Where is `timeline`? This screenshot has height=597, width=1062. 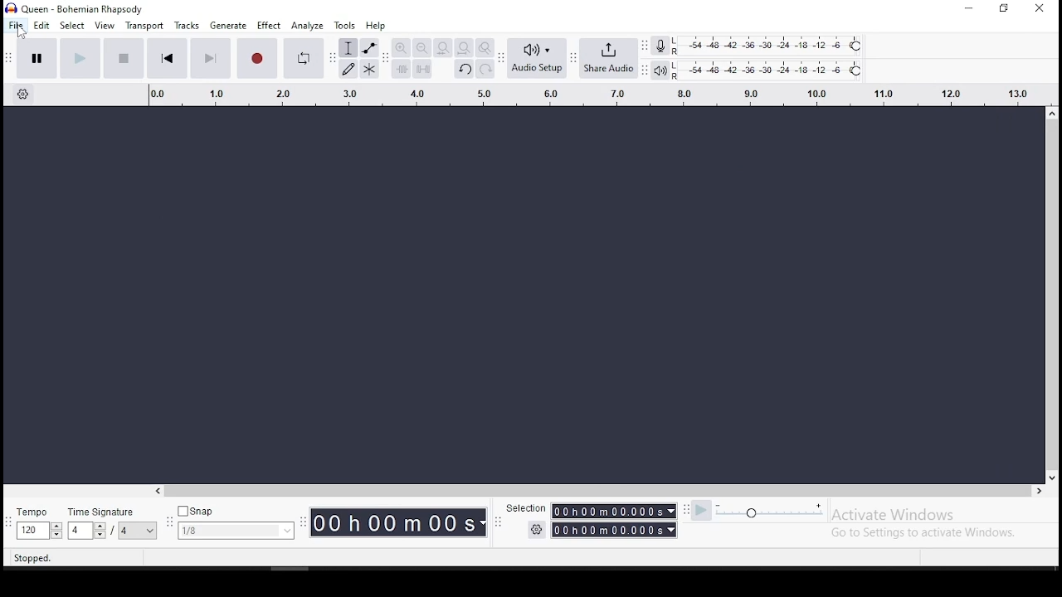 timeline is located at coordinates (589, 94).